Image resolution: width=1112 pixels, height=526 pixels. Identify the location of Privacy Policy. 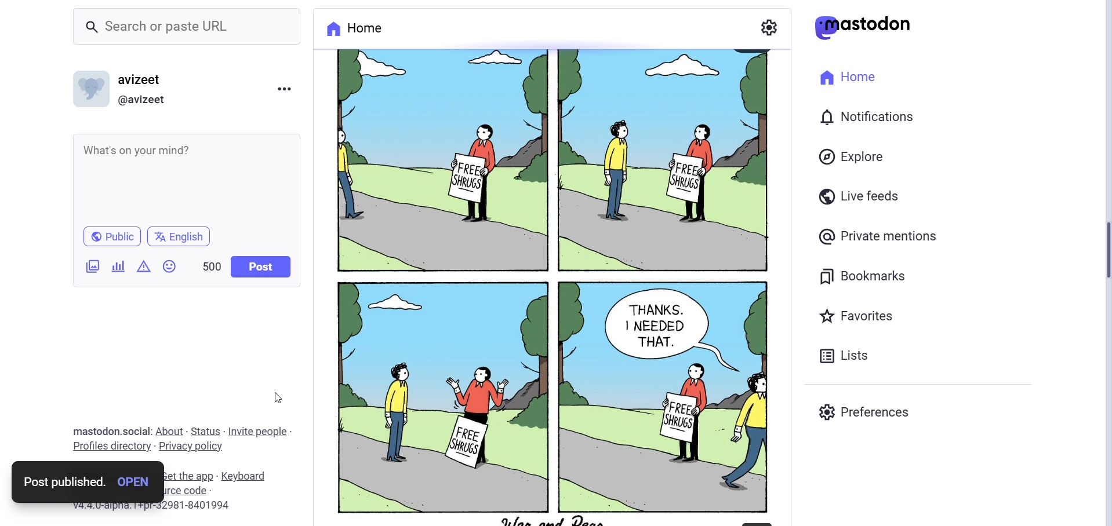
(191, 447).